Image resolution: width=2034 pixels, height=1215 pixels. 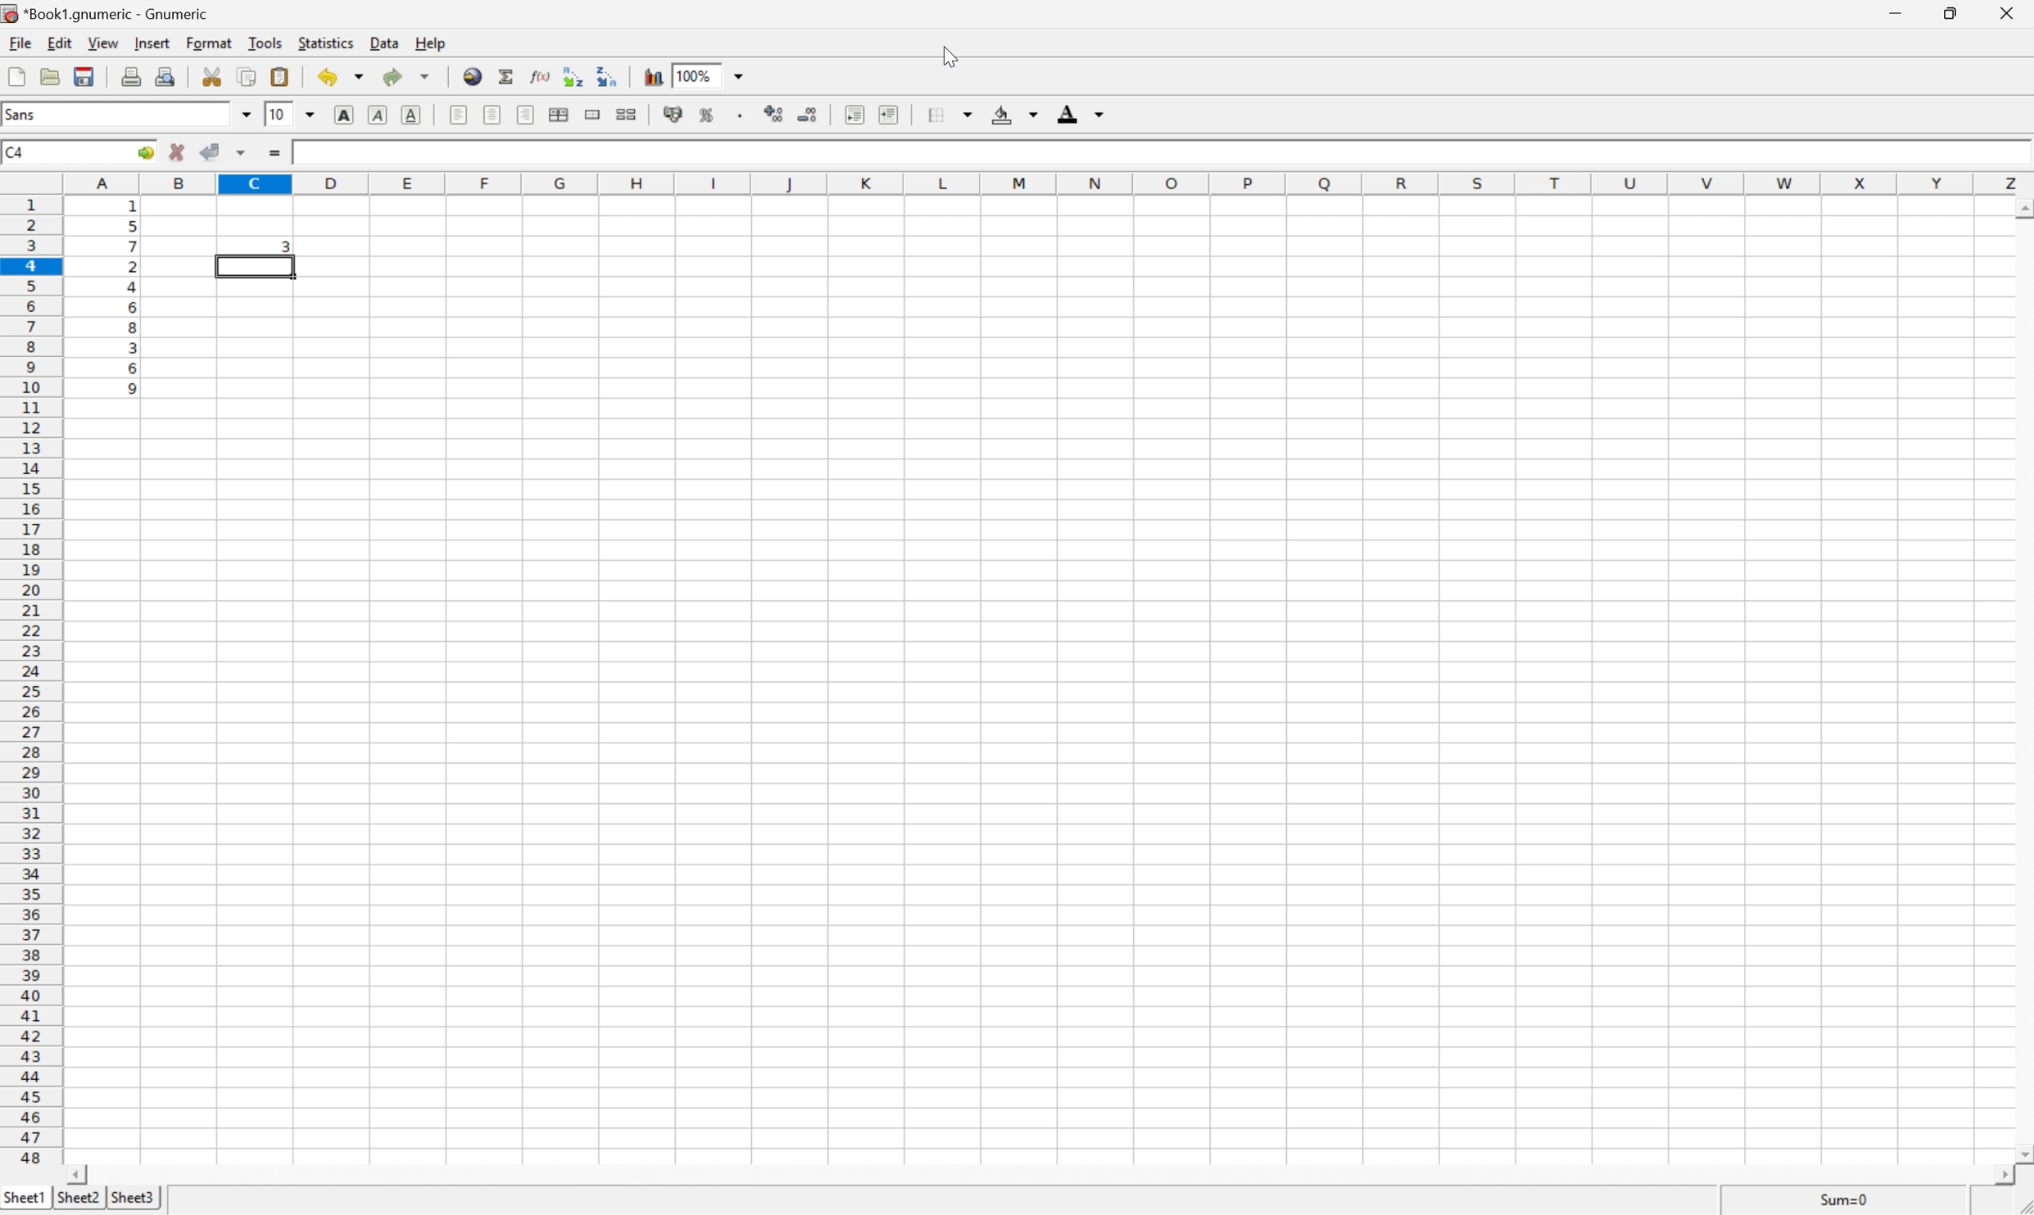 I want to click on sheet1, so click(x=23, y=1197).